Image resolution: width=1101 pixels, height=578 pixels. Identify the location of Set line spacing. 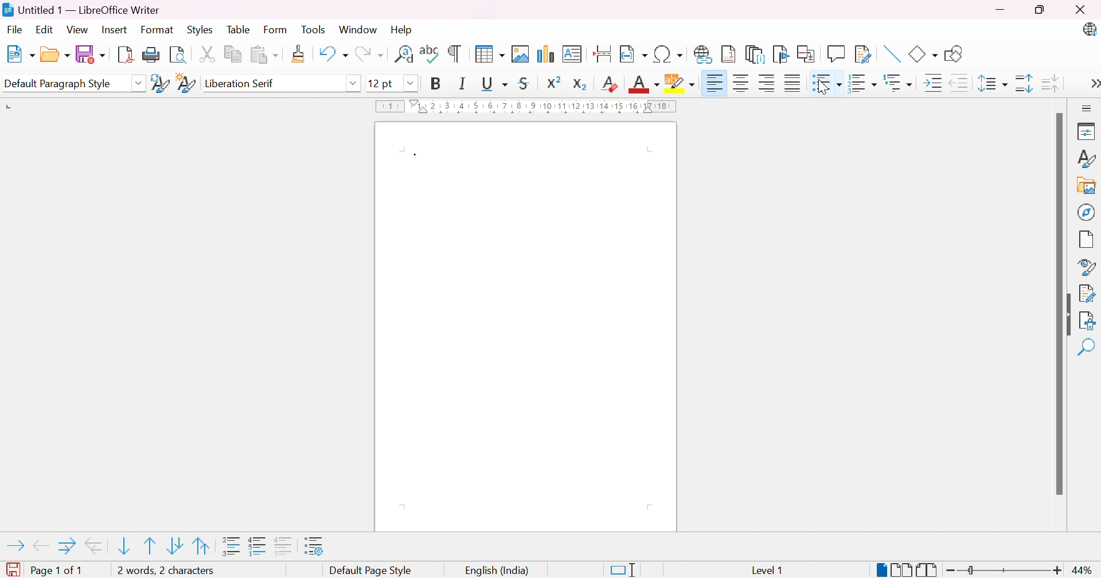
(995, 84).